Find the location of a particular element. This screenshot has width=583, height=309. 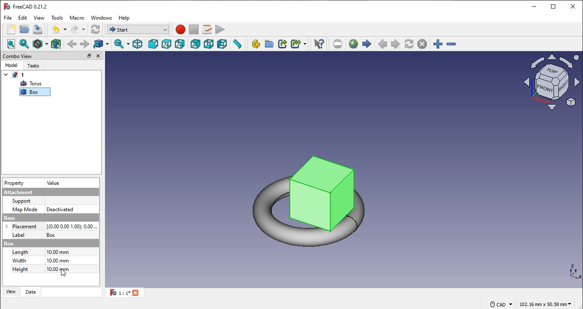

coordinate directional axis icon is located at coordinates (576, 272).